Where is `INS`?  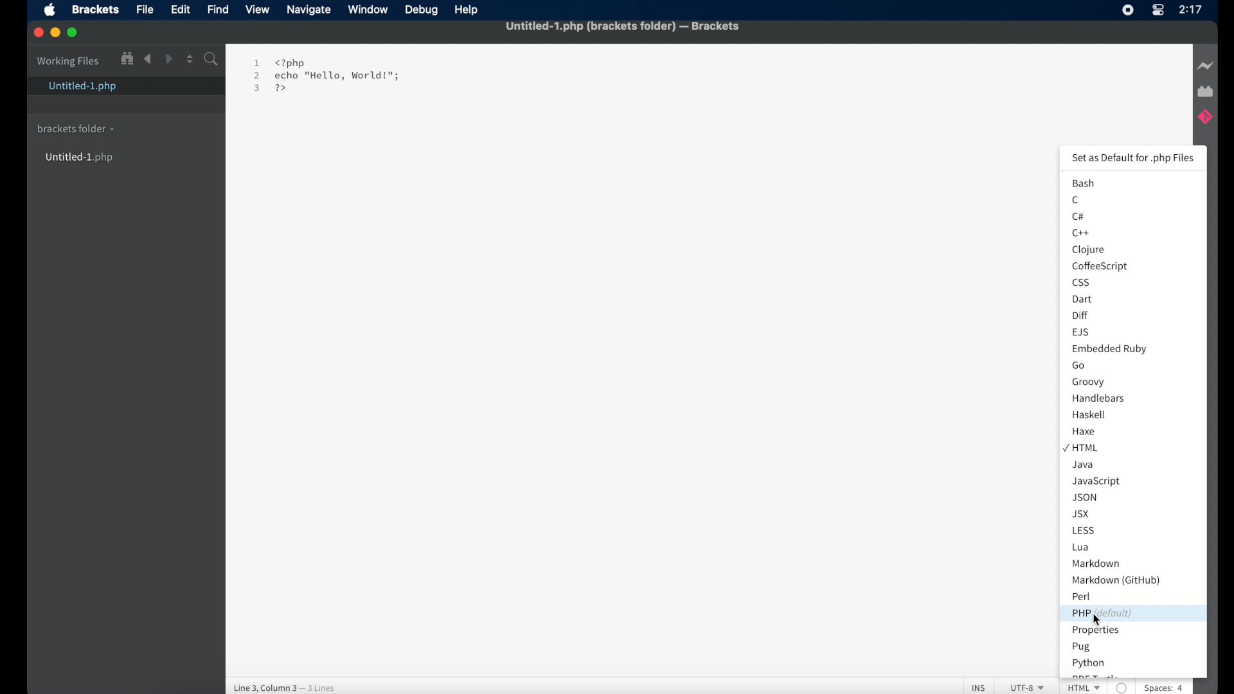 INS is located at coordinates (979, 688).